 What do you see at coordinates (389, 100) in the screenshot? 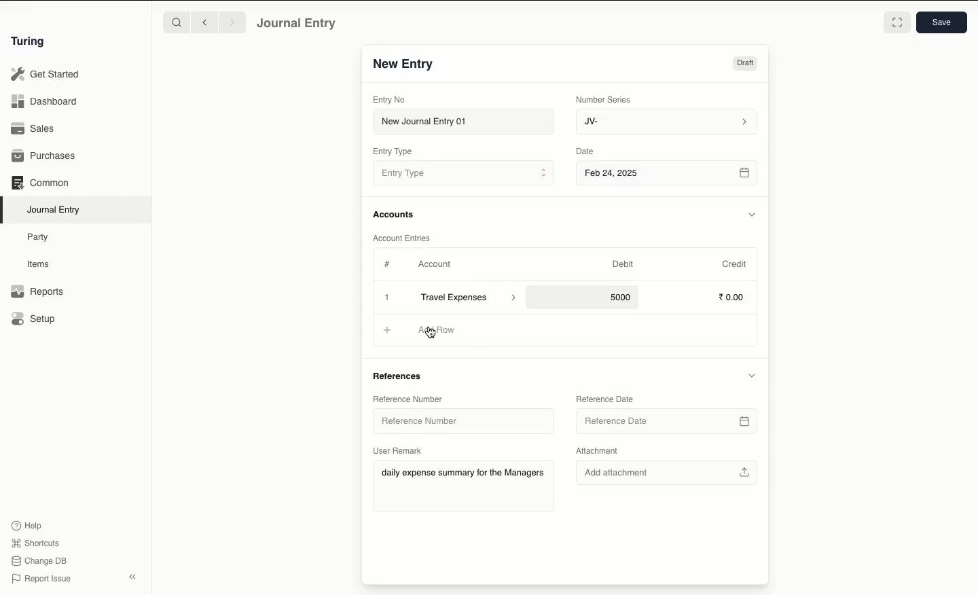
I see `Entry No` at bounding box center [389, 100].